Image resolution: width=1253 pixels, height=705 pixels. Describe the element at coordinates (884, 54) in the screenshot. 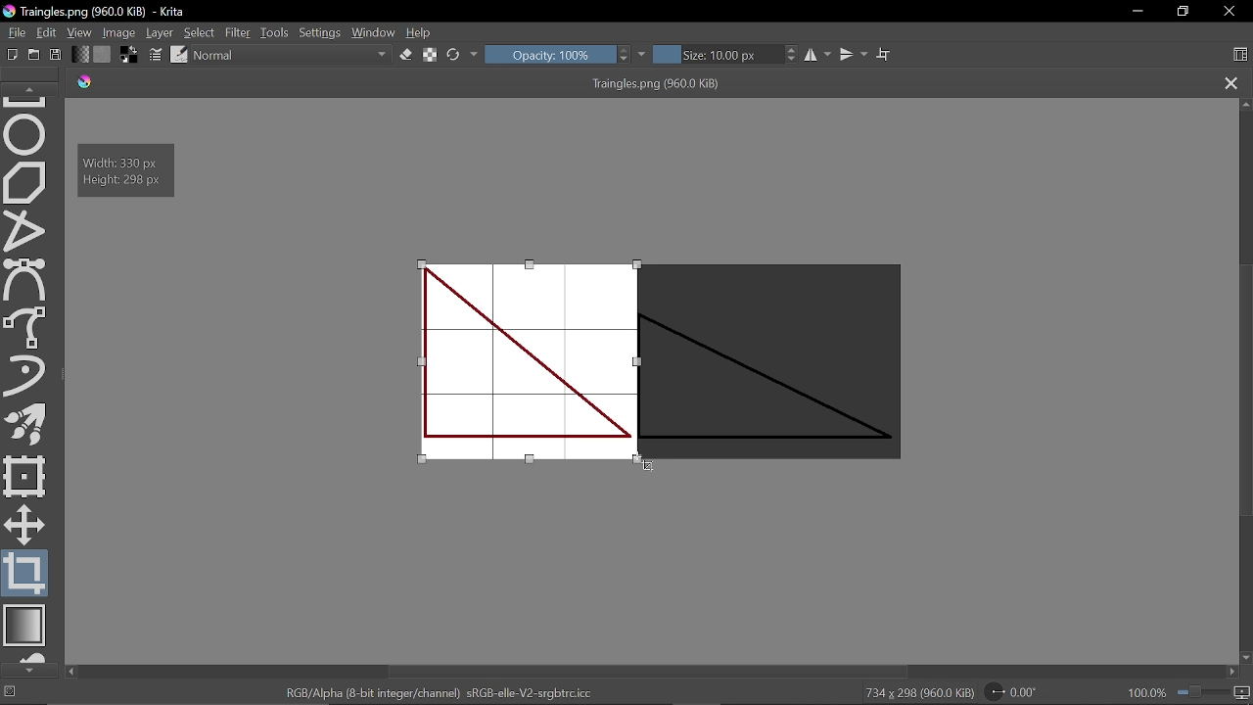

I see `Wrap text tool` at that location.